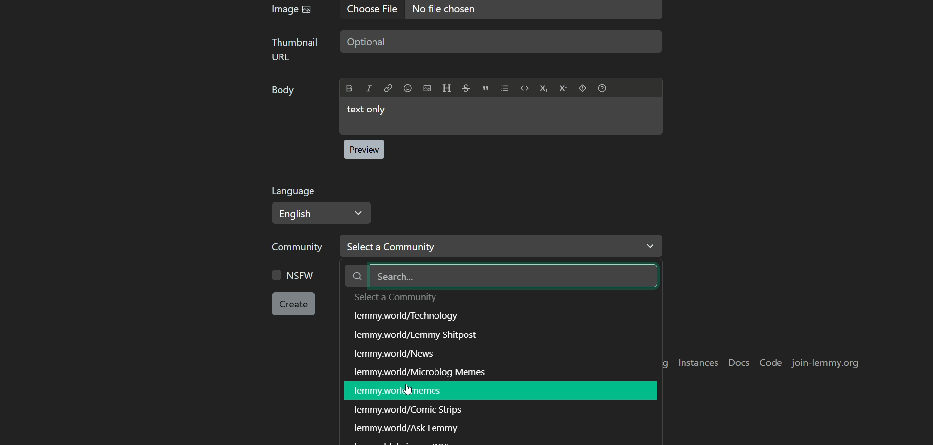 The image size is (933, 445). Describe the element at coordinates (299, 247) in the screenshot. I see `community` at that location.